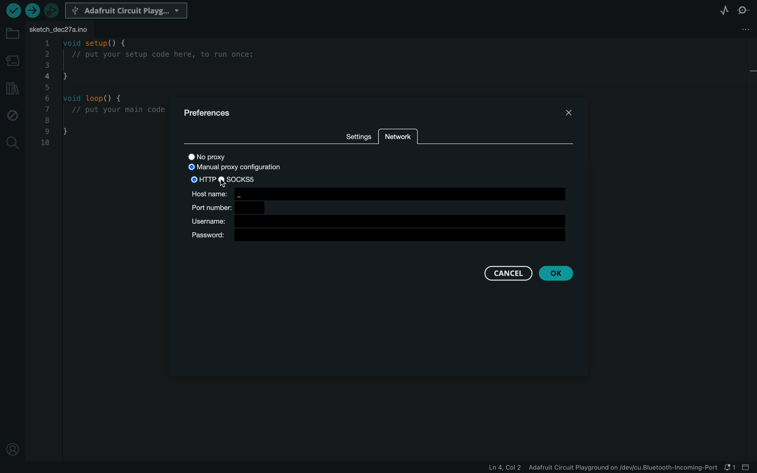 The image size is (757, 473). Describe the element at coordinates (724, 10) in the screenshot. I see `serial plotter` at that location.